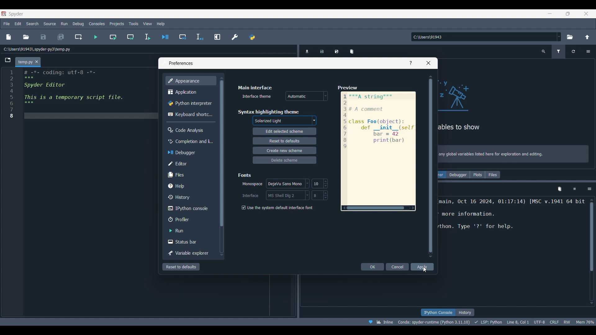 The width and height of the screenshot is (596, 335). I want to click on Application, so click(190, 92).